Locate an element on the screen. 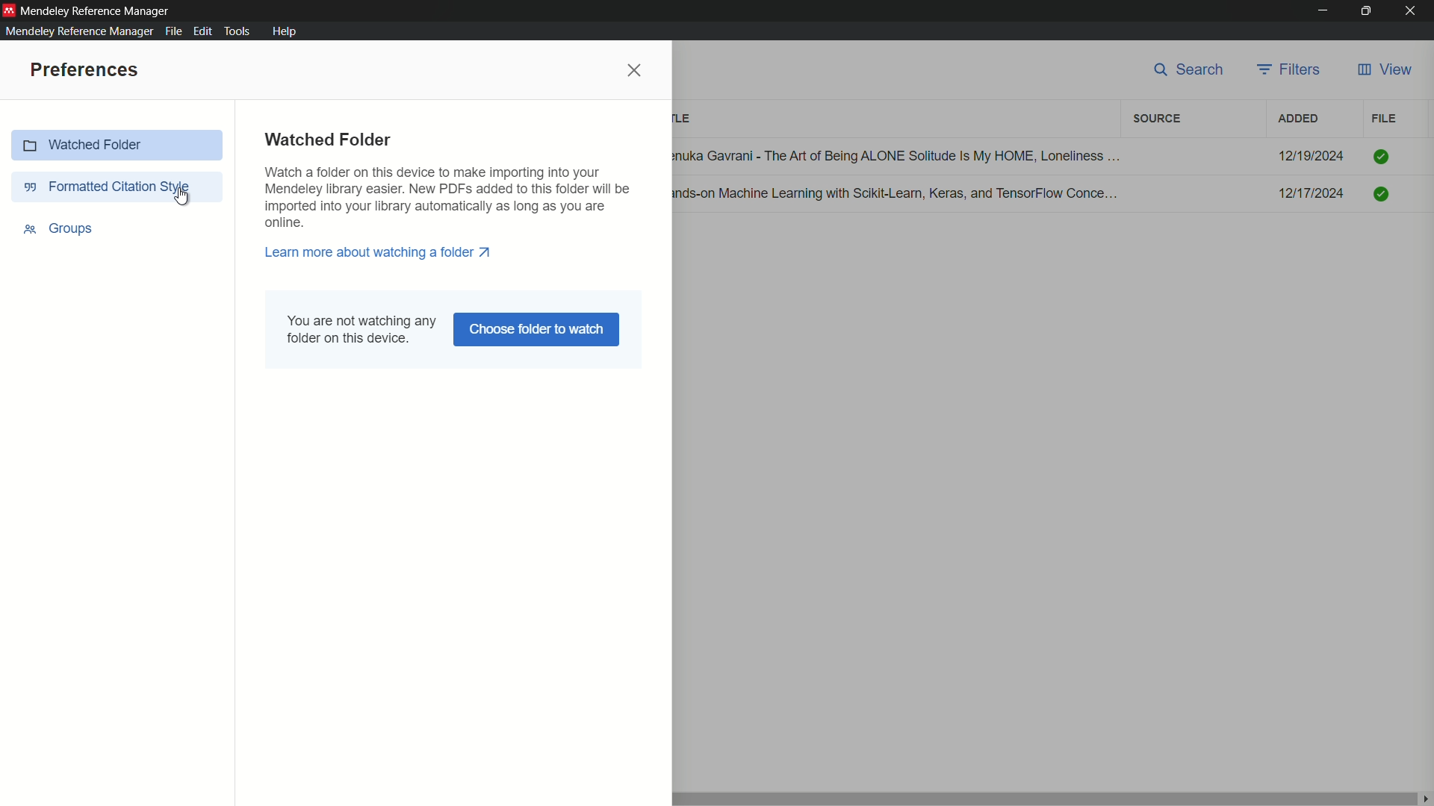 This screenshot has height=806, width=1434. Watch a folder on this device to make importing into your Mendeley library easier. New PDFs added to this folder will be imported into your library automatically as long as you are online is located at coordinates (457, 196).